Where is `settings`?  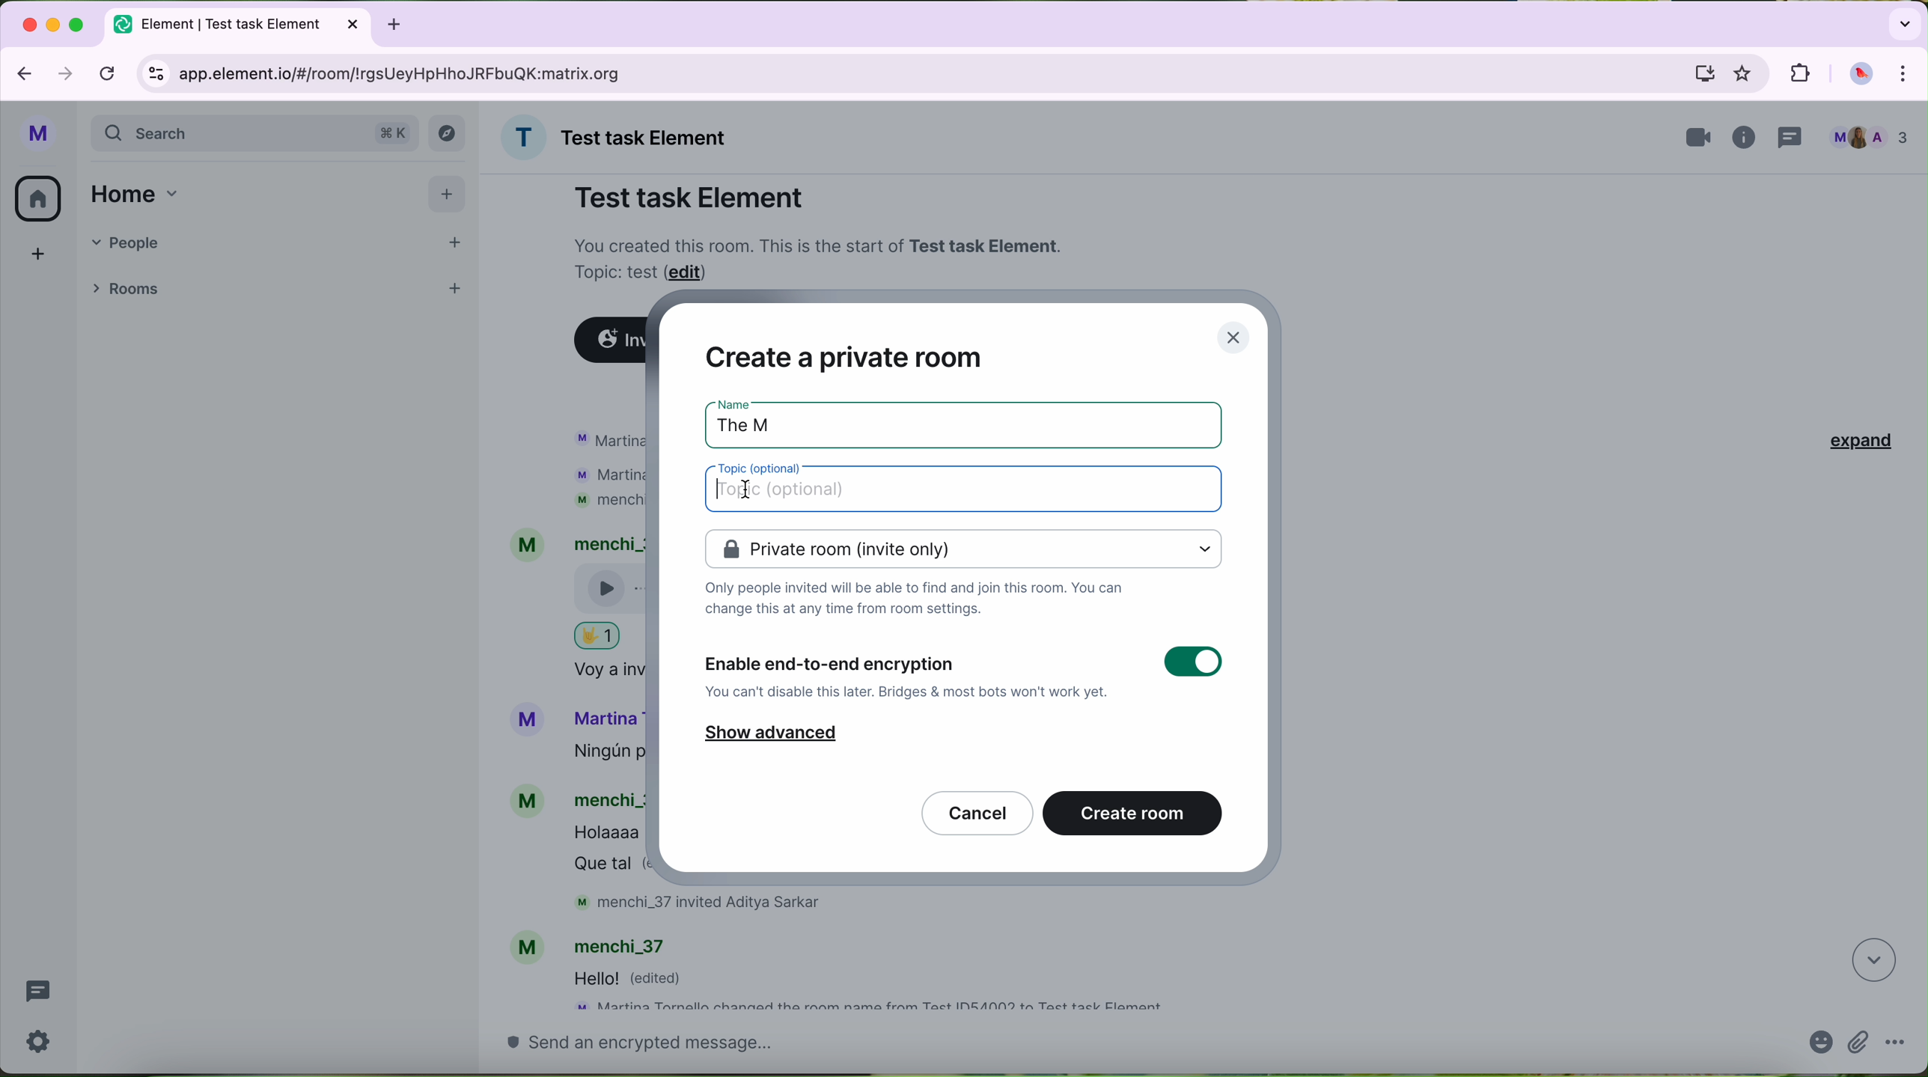 settings is located at coordinates (44, 1042).